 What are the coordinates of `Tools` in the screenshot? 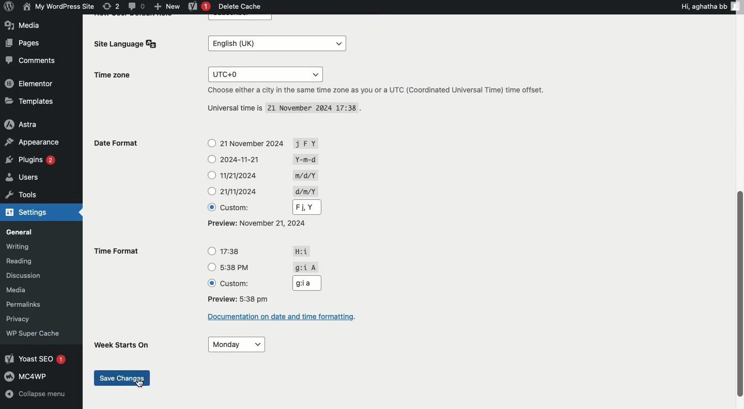 It's located at (32, 194).